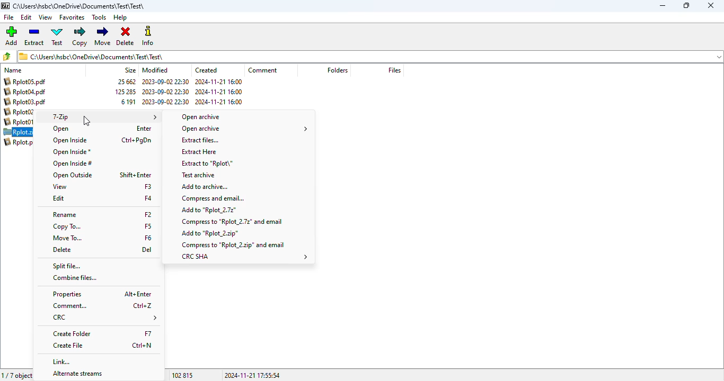  I want to click on move to, so click(67, 238).